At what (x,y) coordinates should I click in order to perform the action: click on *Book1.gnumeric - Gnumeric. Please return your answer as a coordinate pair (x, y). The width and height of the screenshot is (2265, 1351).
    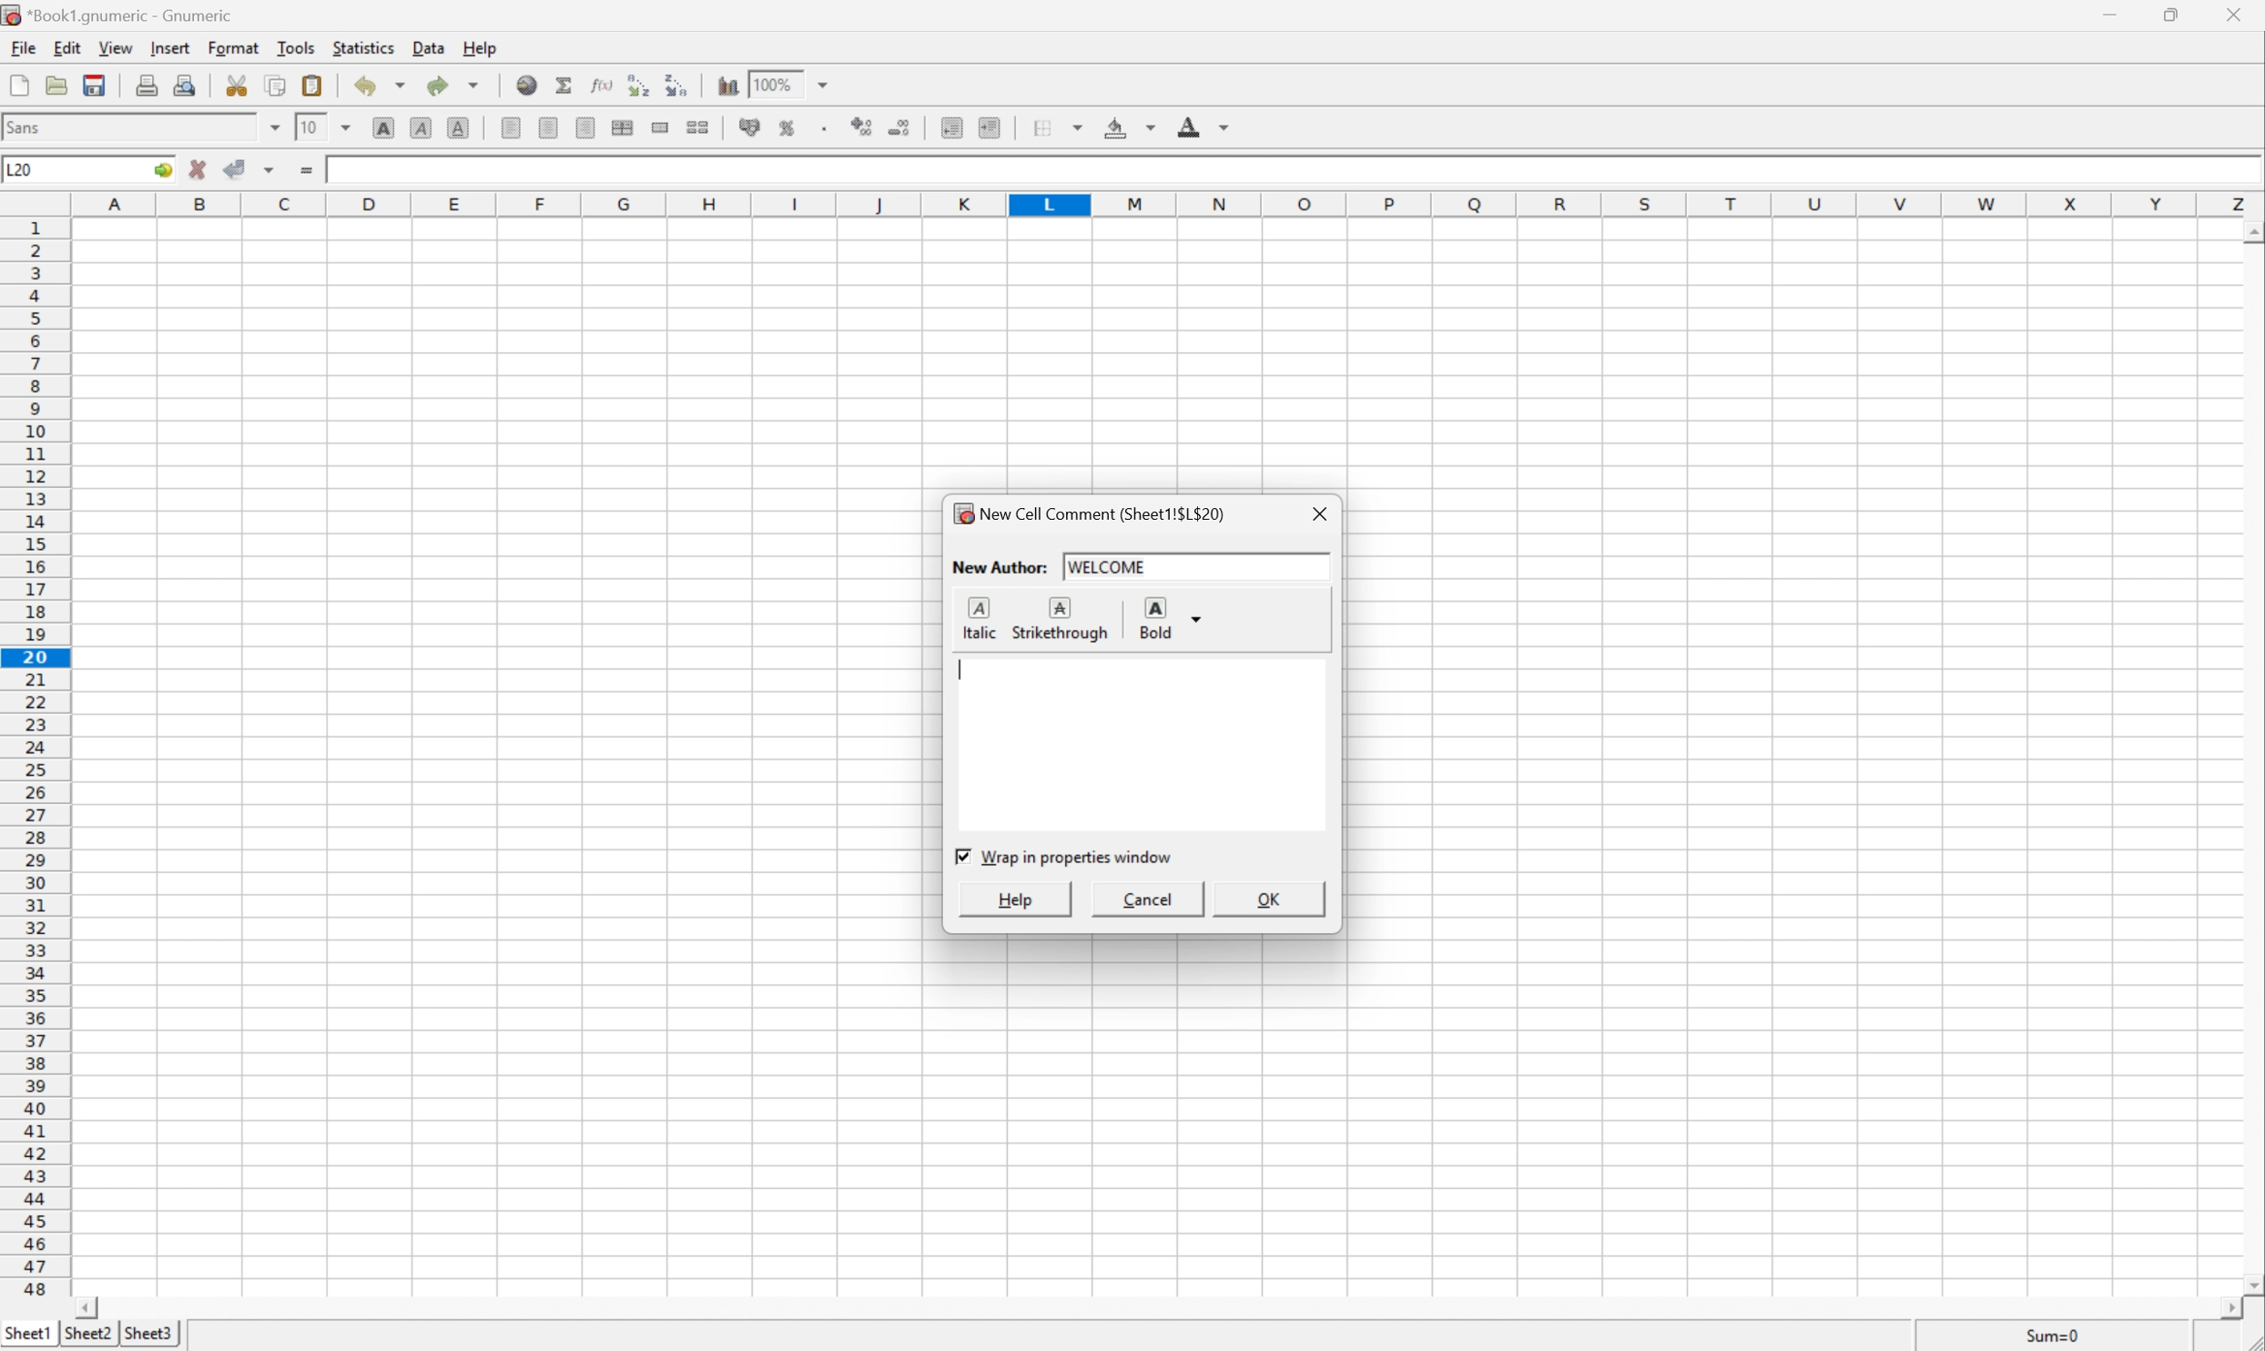
    Looking at the image, I should click on (120, 16).